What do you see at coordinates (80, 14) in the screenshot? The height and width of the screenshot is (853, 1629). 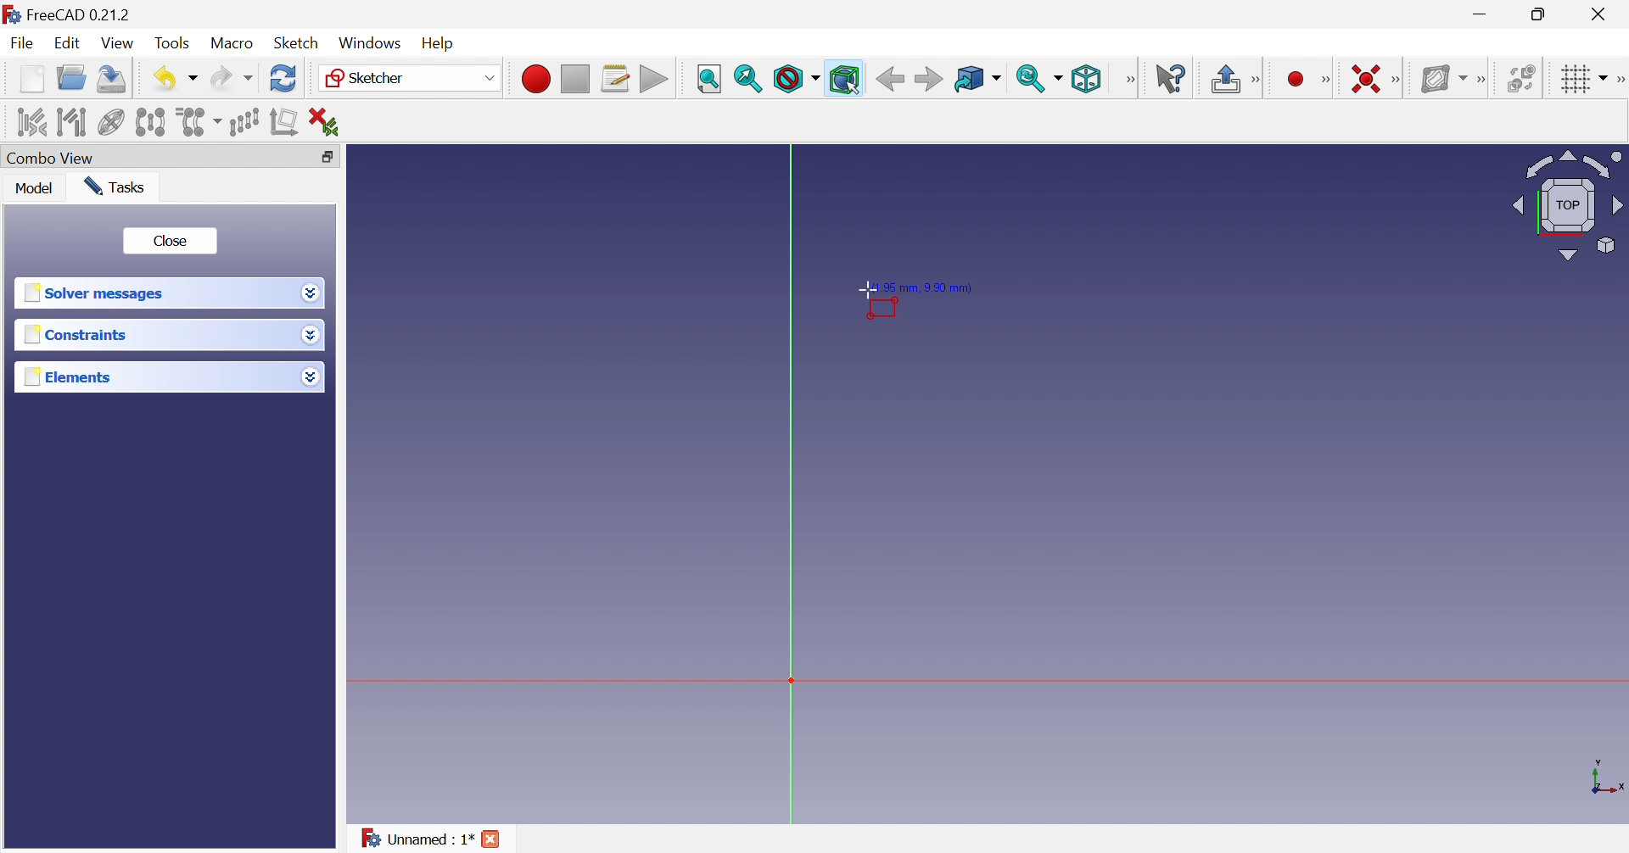 I see `FreeCAD 0.21.2` at bounding box center [80, 14].